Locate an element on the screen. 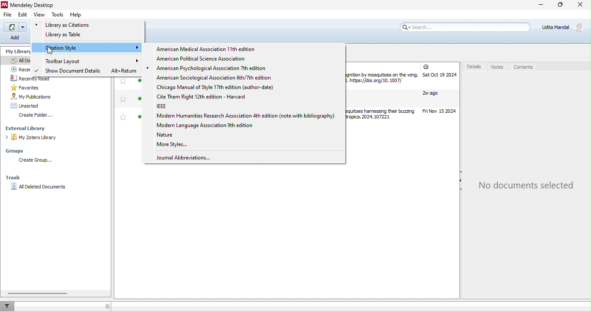  Mendeley Desktop is located at coordinates (33, 4).